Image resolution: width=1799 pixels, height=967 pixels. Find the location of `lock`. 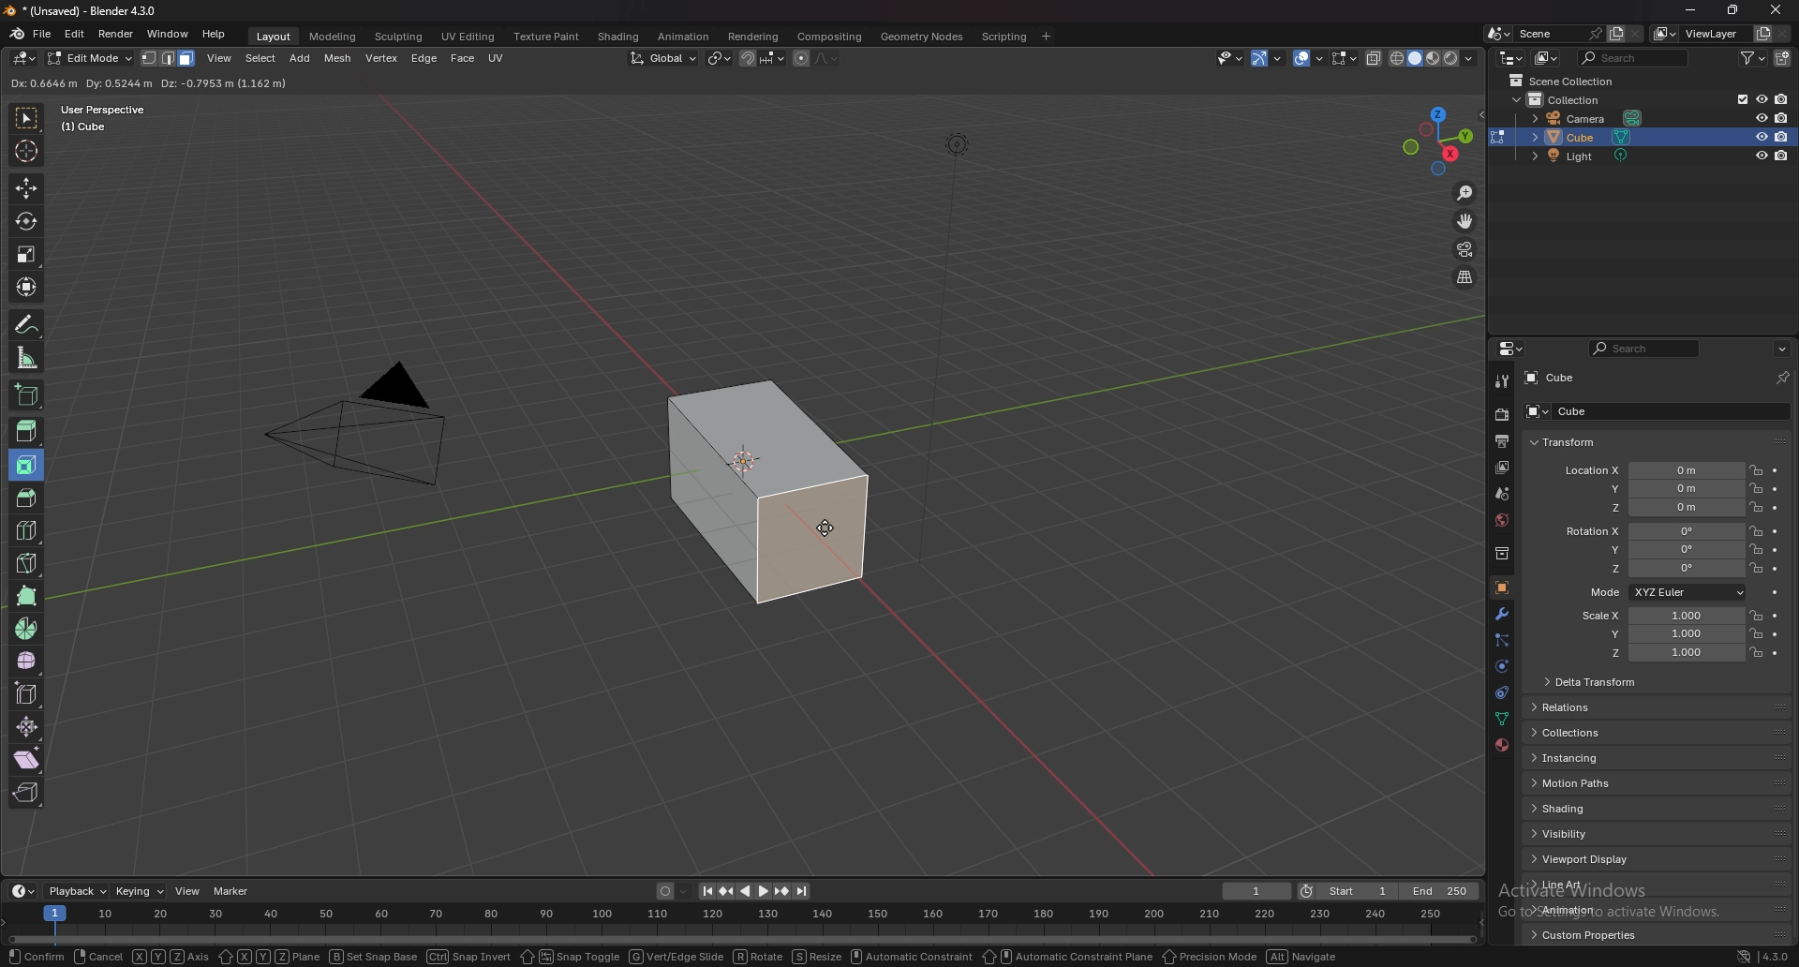

lock is located at coordinates (1756, 487).